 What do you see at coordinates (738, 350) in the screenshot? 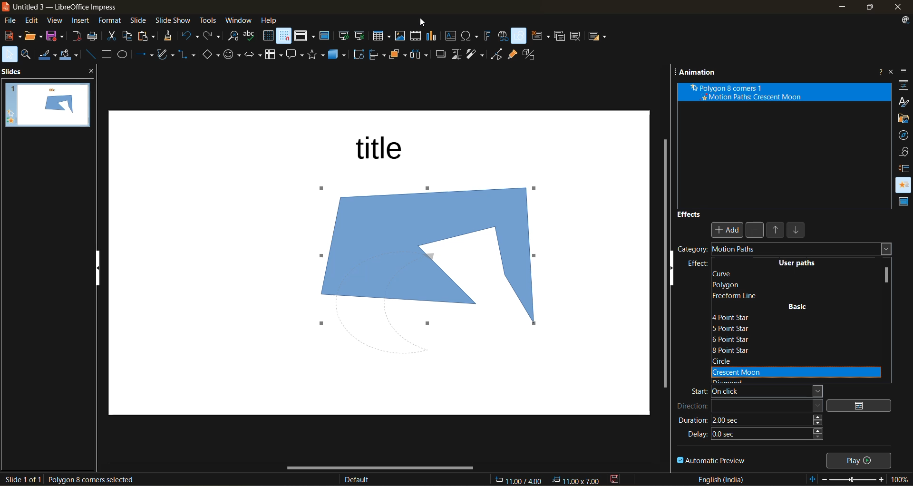
I see `8 point star` at bounding box center [738, 350].